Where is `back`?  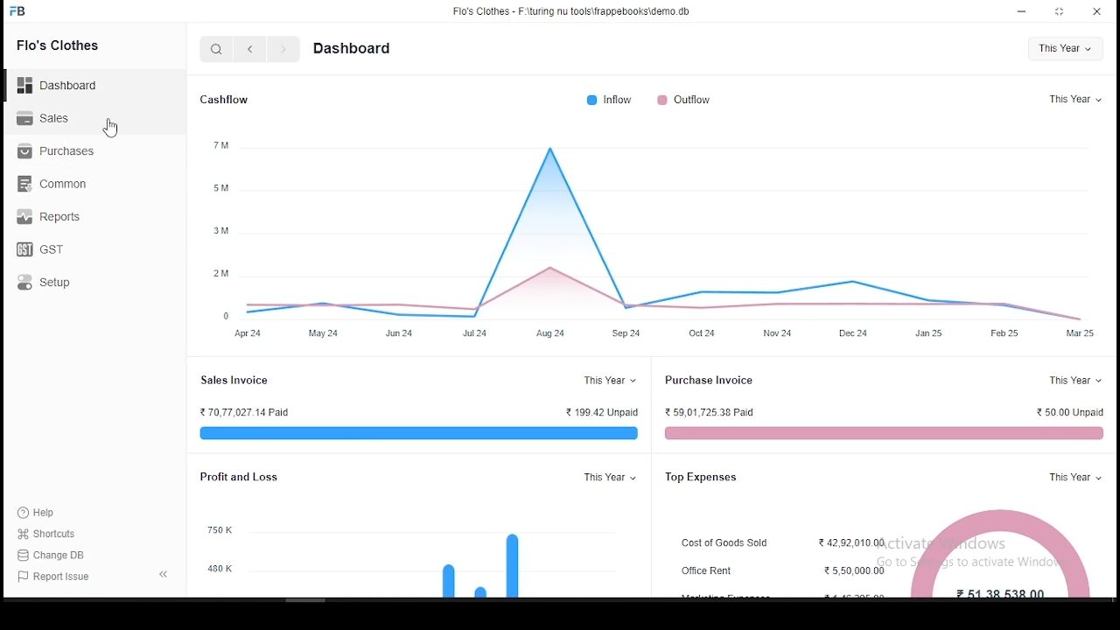 back is located at coordinates (248, 48).